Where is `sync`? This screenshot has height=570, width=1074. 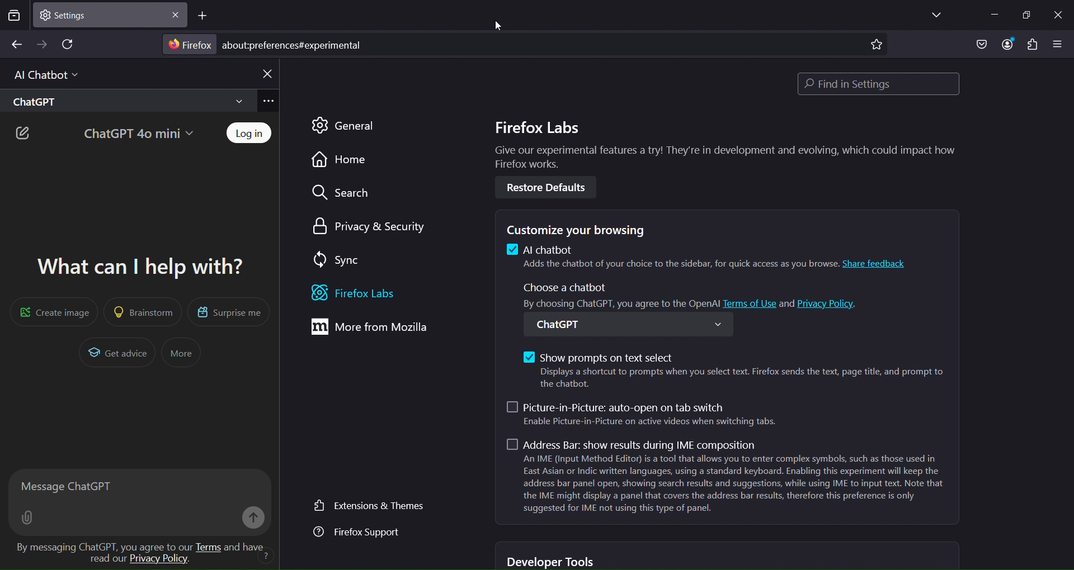 sync is located at coordinates (335, 259).